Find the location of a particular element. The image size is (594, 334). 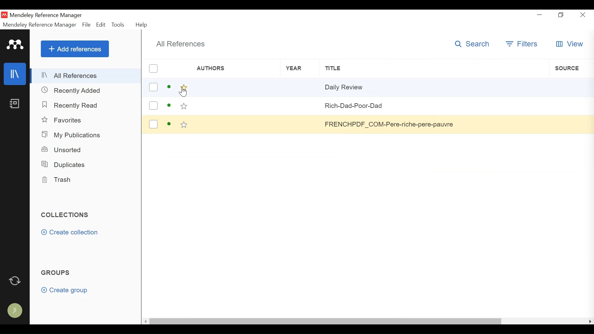

All References is located at coordinates (86, 76).